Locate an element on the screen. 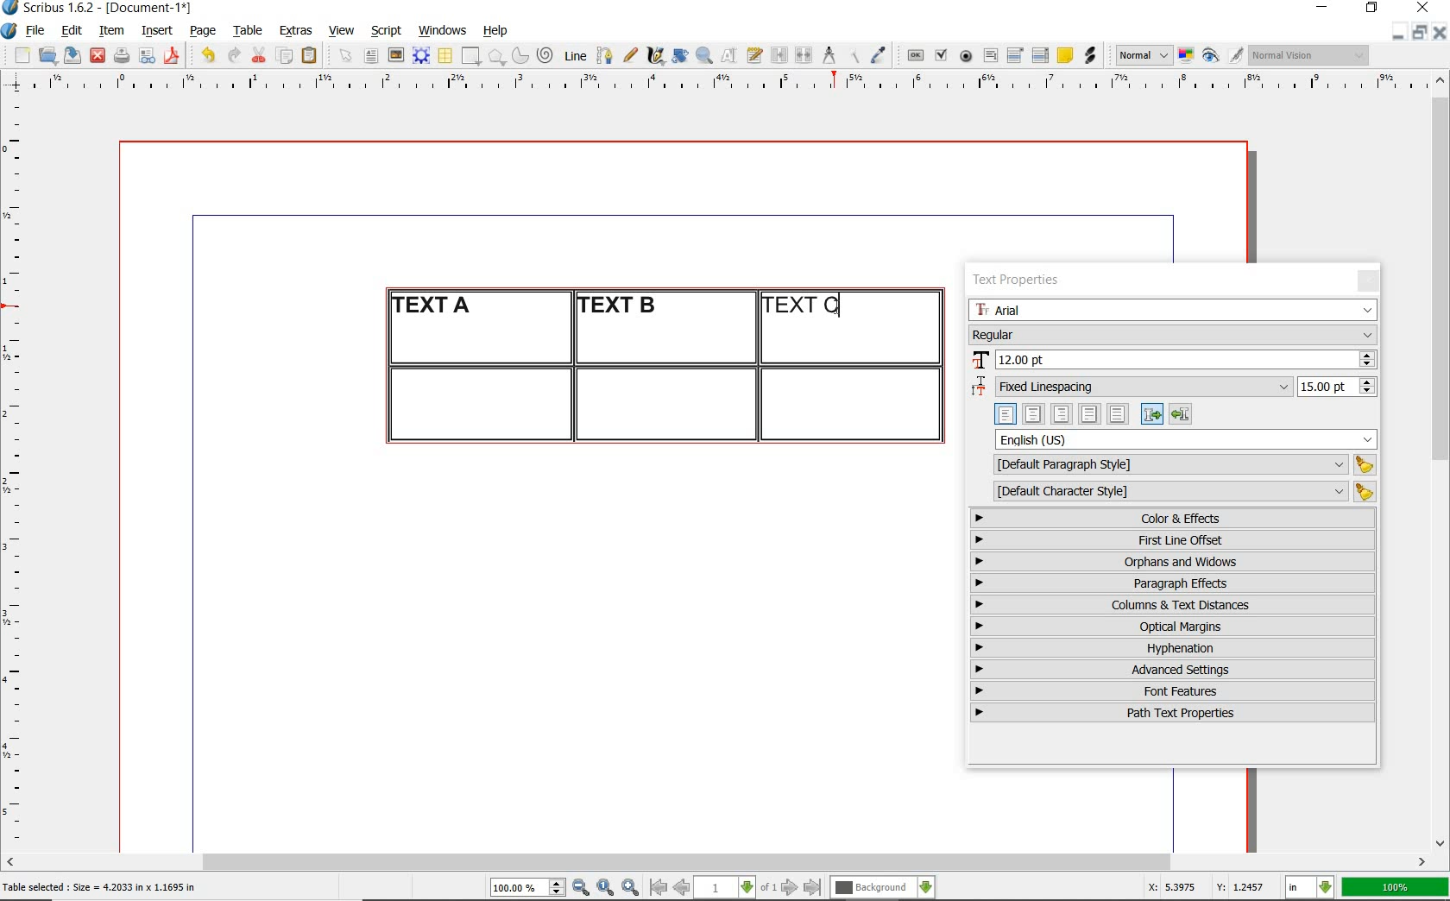  pdf list box is located at coordinates (1041, 55).